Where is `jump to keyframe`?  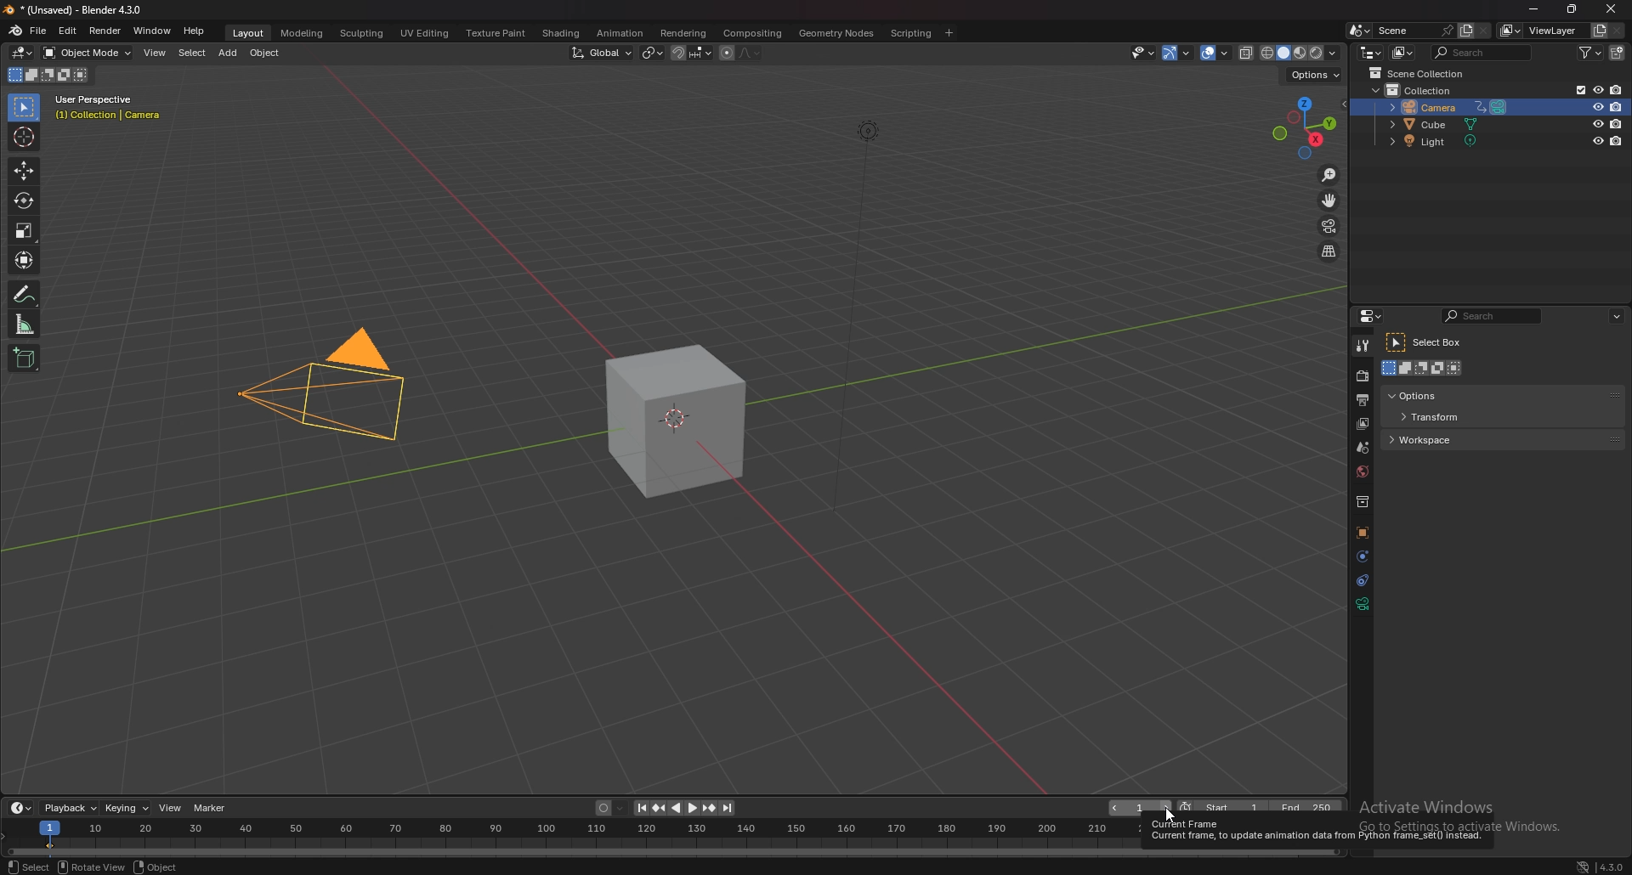
jump to keyframe is located at coordinates (709, 808).